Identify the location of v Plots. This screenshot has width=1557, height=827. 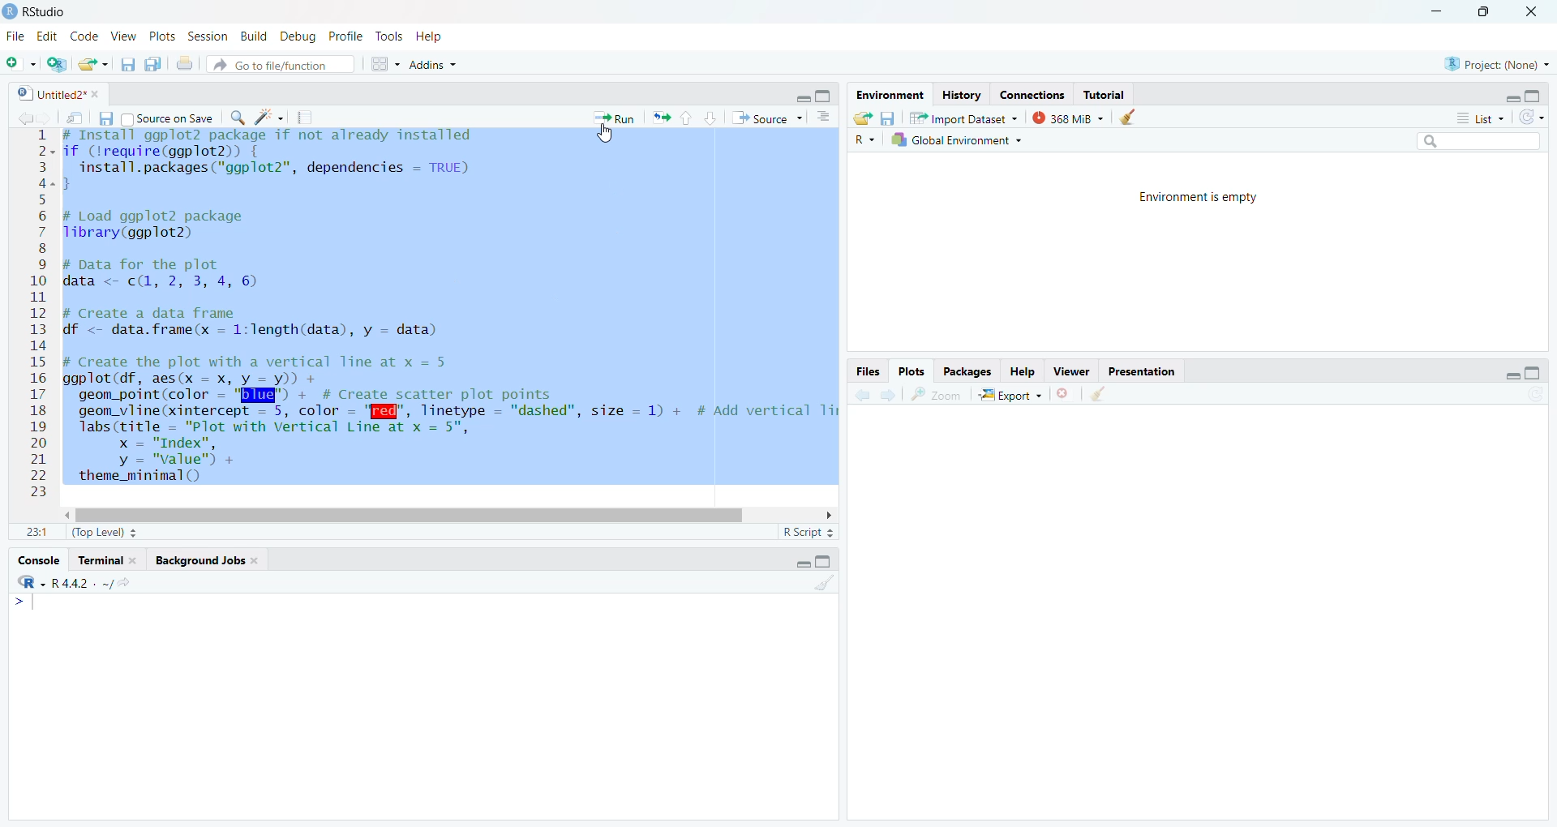
(164, 38).